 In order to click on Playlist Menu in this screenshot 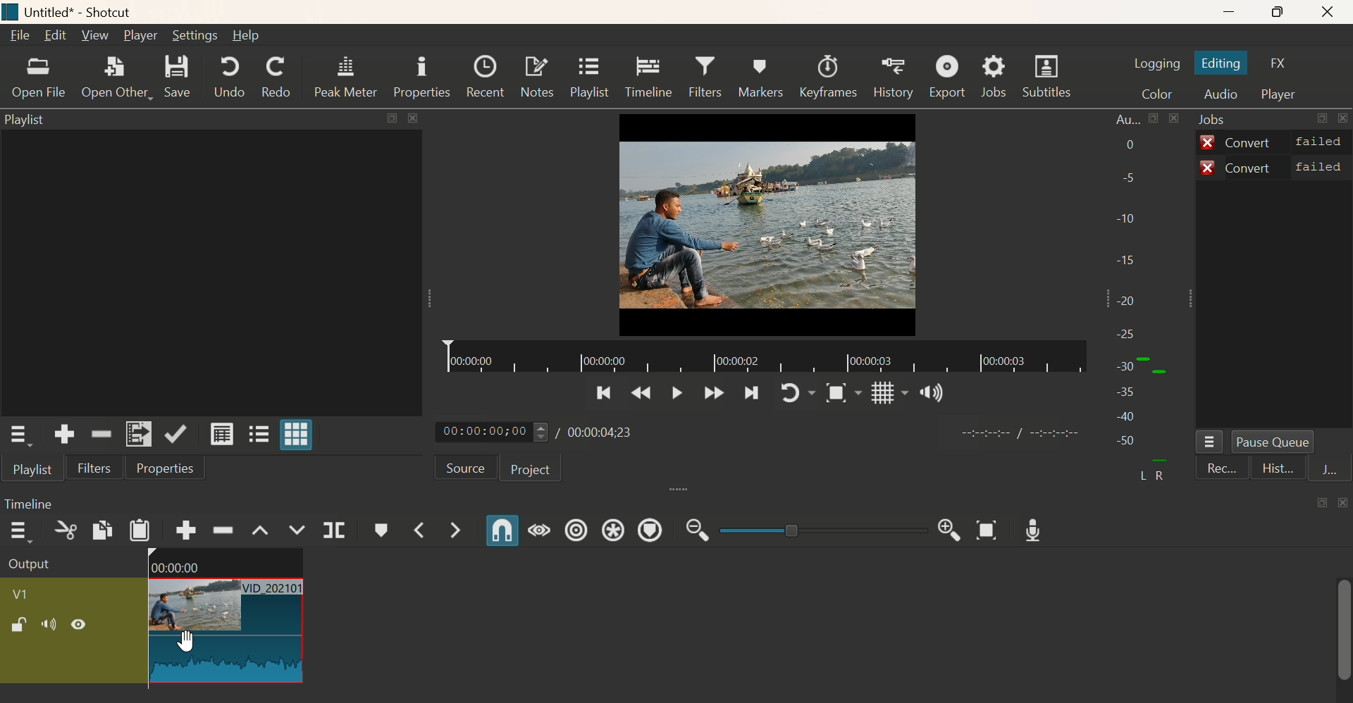, I will do `click(24, 437)`.